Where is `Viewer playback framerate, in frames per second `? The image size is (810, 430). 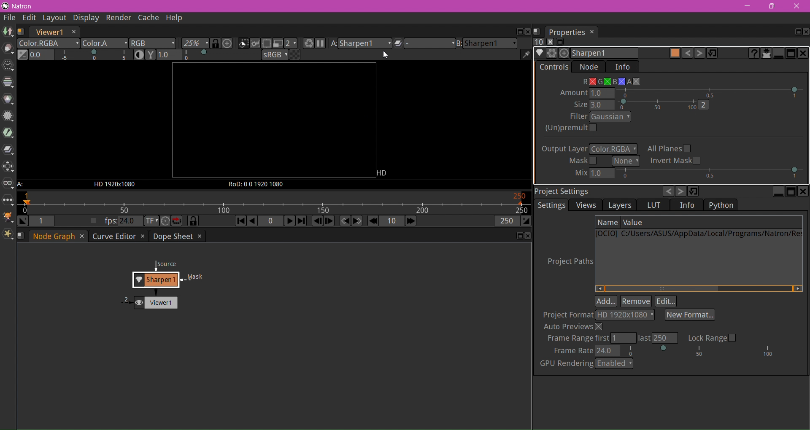
Viewer playback framerate, in frames per second  is located at coordinates (122, 221).